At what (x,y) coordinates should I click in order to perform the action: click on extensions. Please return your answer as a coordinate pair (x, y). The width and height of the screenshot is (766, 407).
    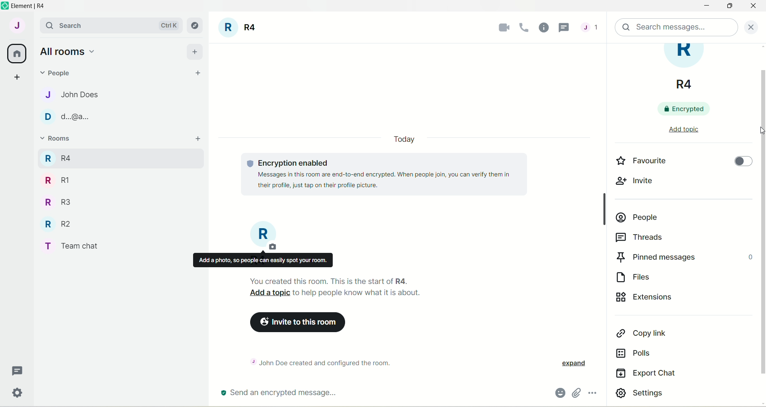
    Looking at the image, I should click on (655, 299).